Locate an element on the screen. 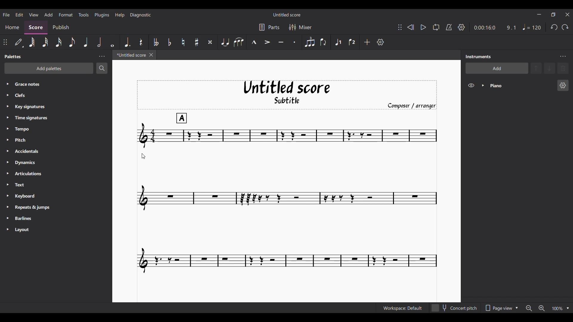 Image resolution: width=573 pixels, height=322 pixels. Score section, current selection highlighted is located at coordinates (37, 27).